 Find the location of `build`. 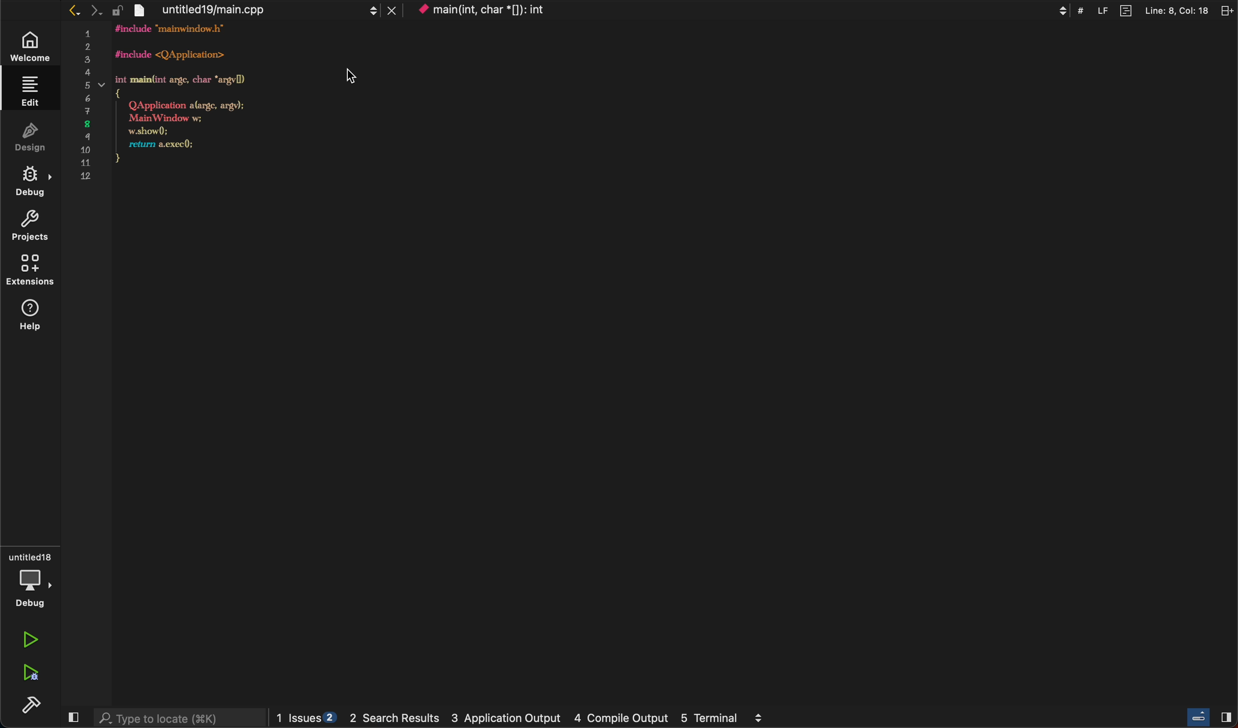

build is located at coordinates (32, 704).